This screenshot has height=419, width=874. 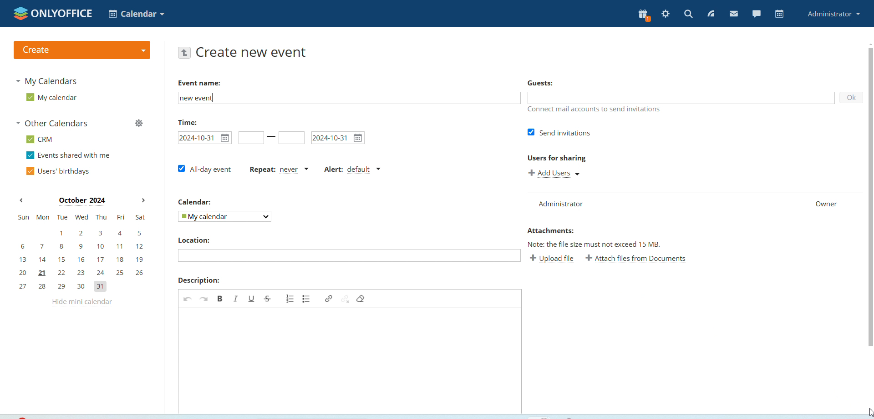 I want to click on cursor, so click(x=869, y=412).